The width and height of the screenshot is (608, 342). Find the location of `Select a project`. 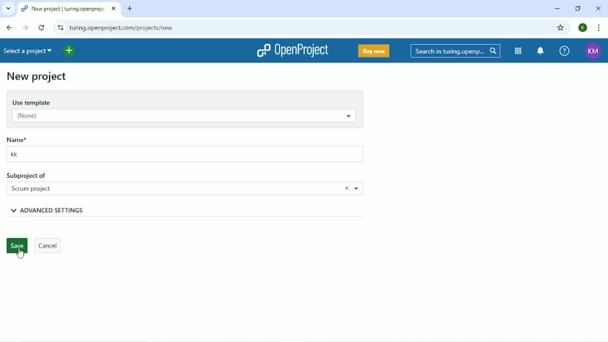

Select a project is located at coordinates (30, 51).